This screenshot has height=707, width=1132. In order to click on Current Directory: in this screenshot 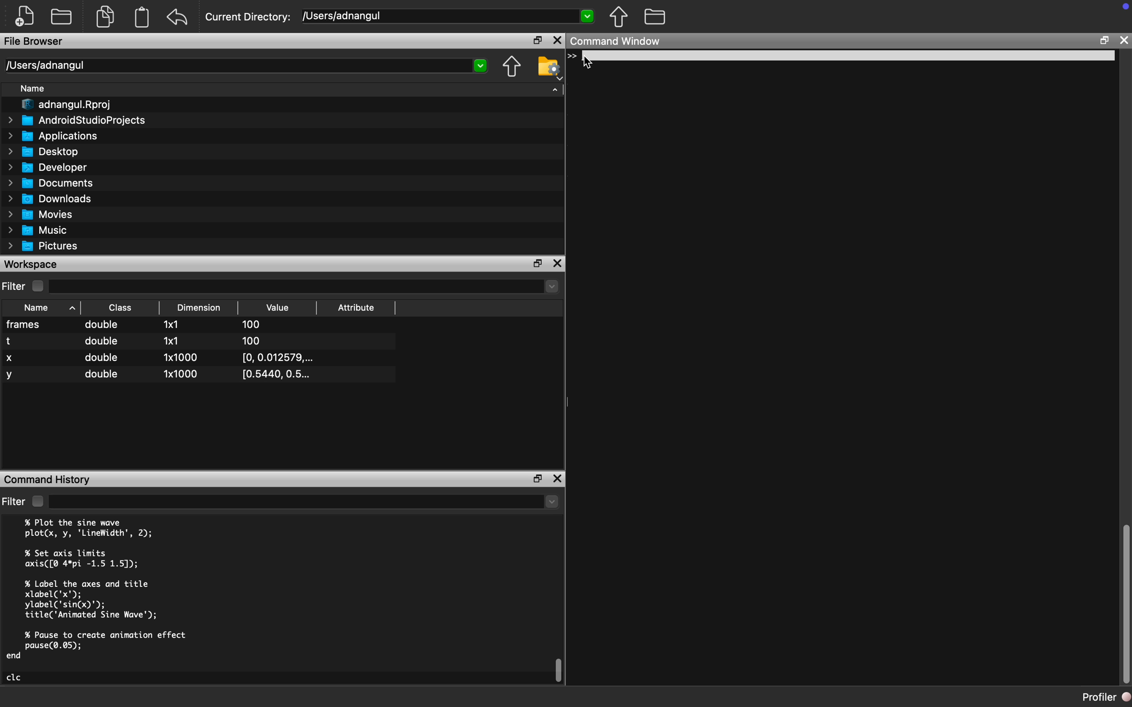, I will do `click(249, 17)`.